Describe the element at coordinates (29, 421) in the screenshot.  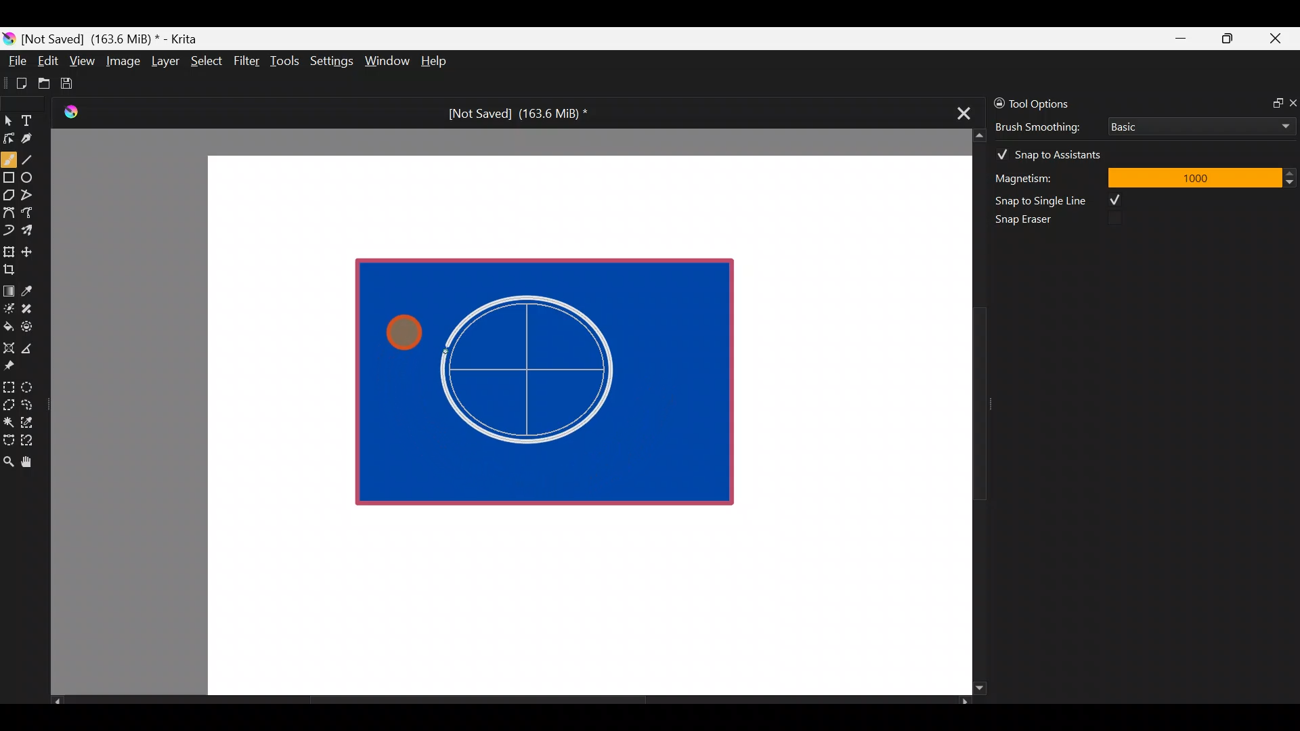
I see `Similar color selection tool` at that location.